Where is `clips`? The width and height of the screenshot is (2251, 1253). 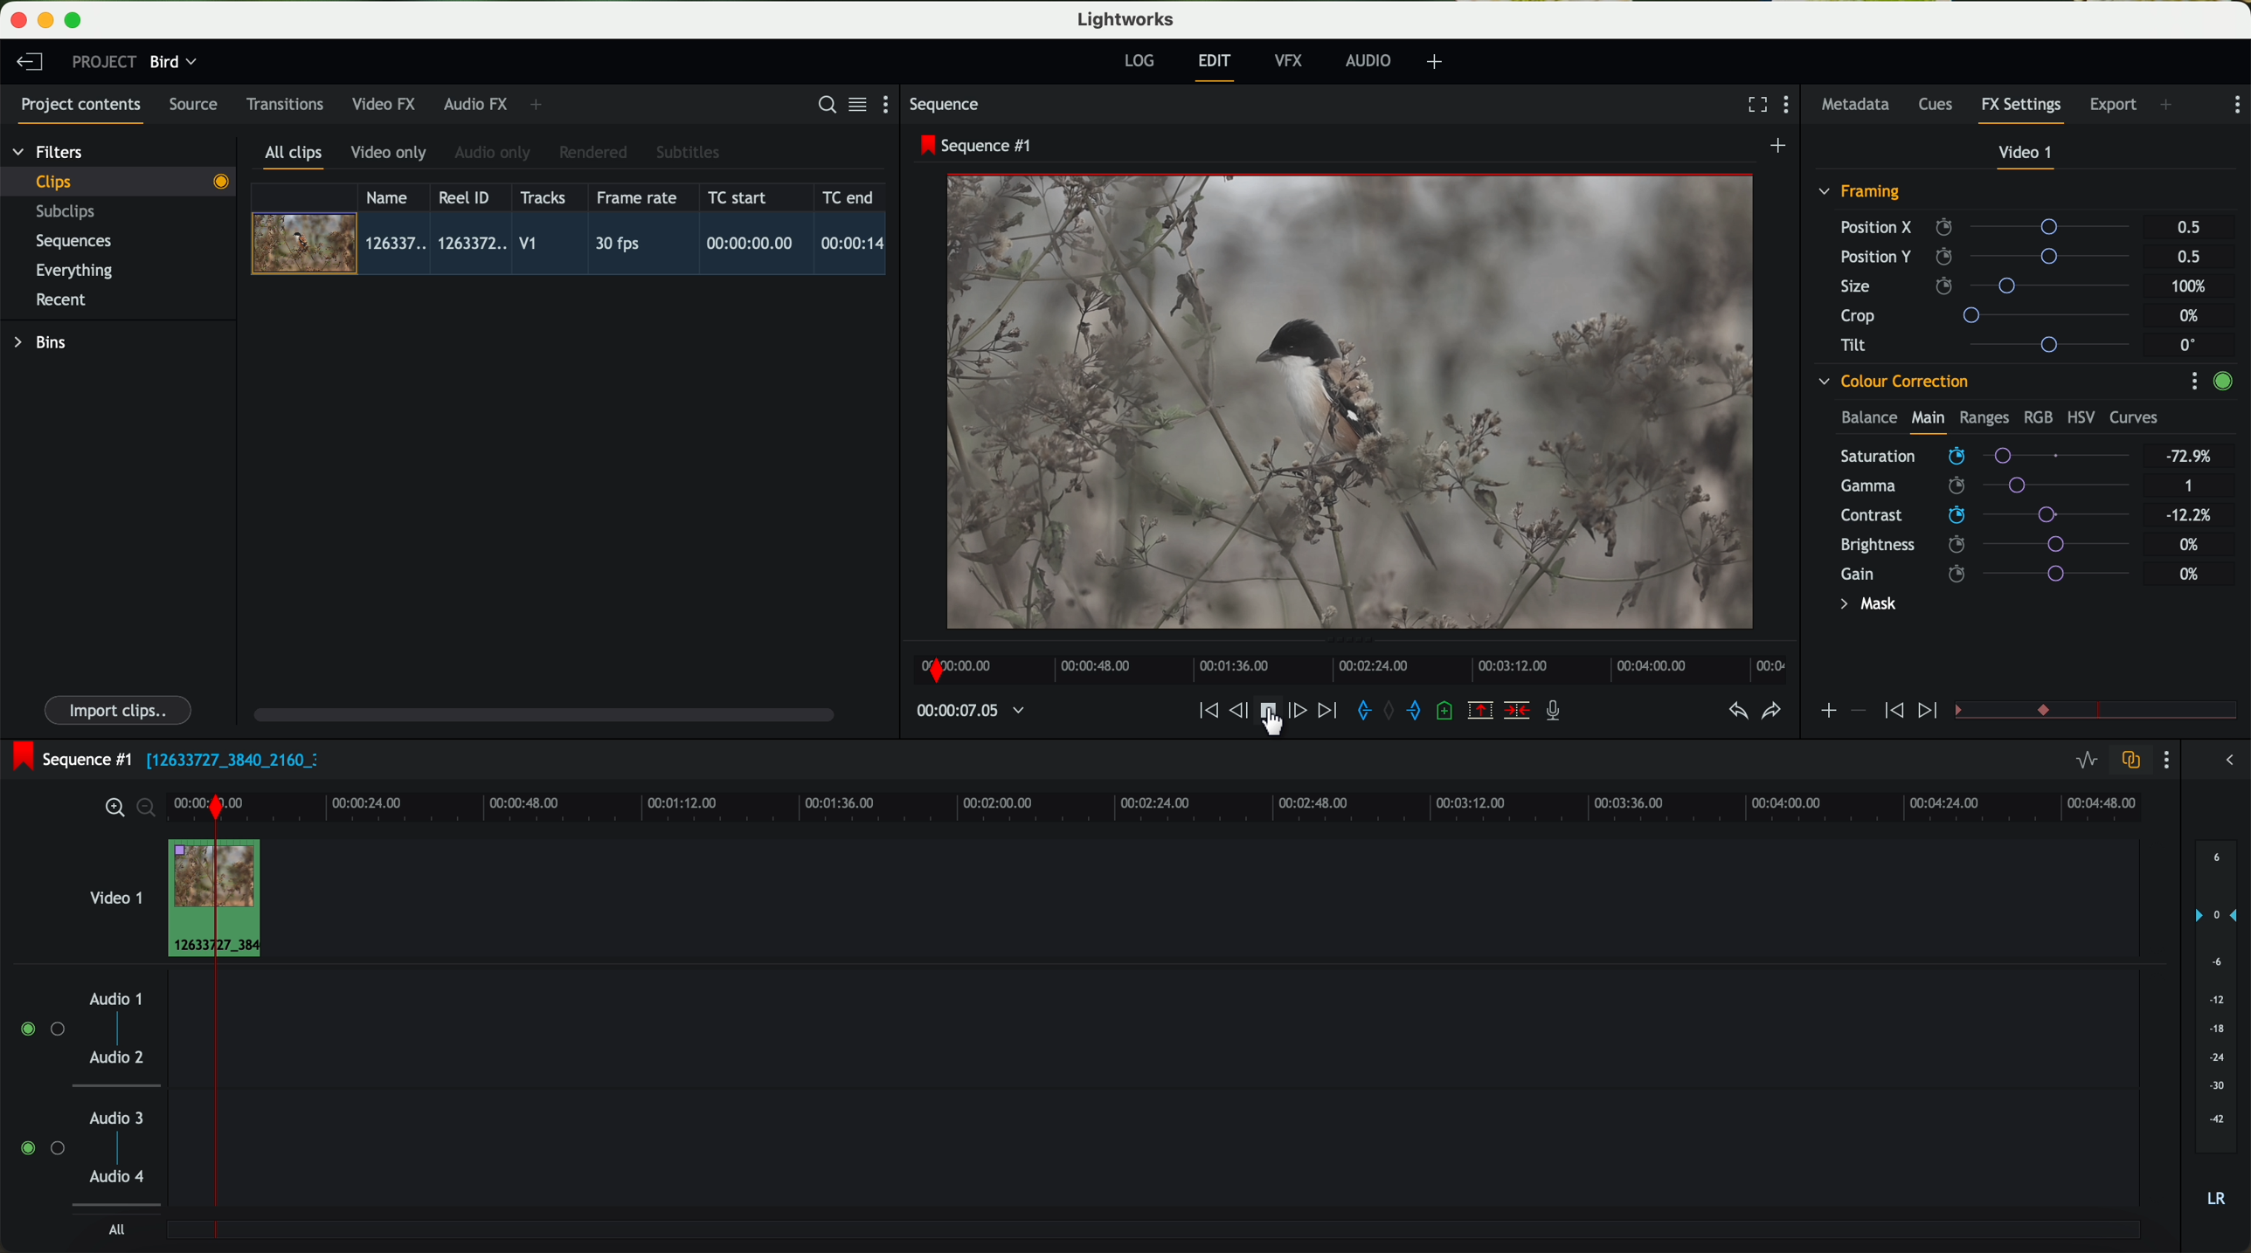 clips is located at coordinates (119, 181).